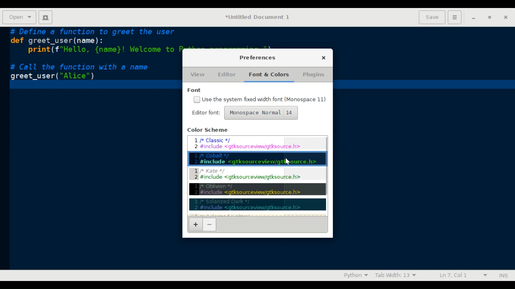 Image resolution: width=515 pixels, height=289 pixels. I want to click on close, so click(323, 58).